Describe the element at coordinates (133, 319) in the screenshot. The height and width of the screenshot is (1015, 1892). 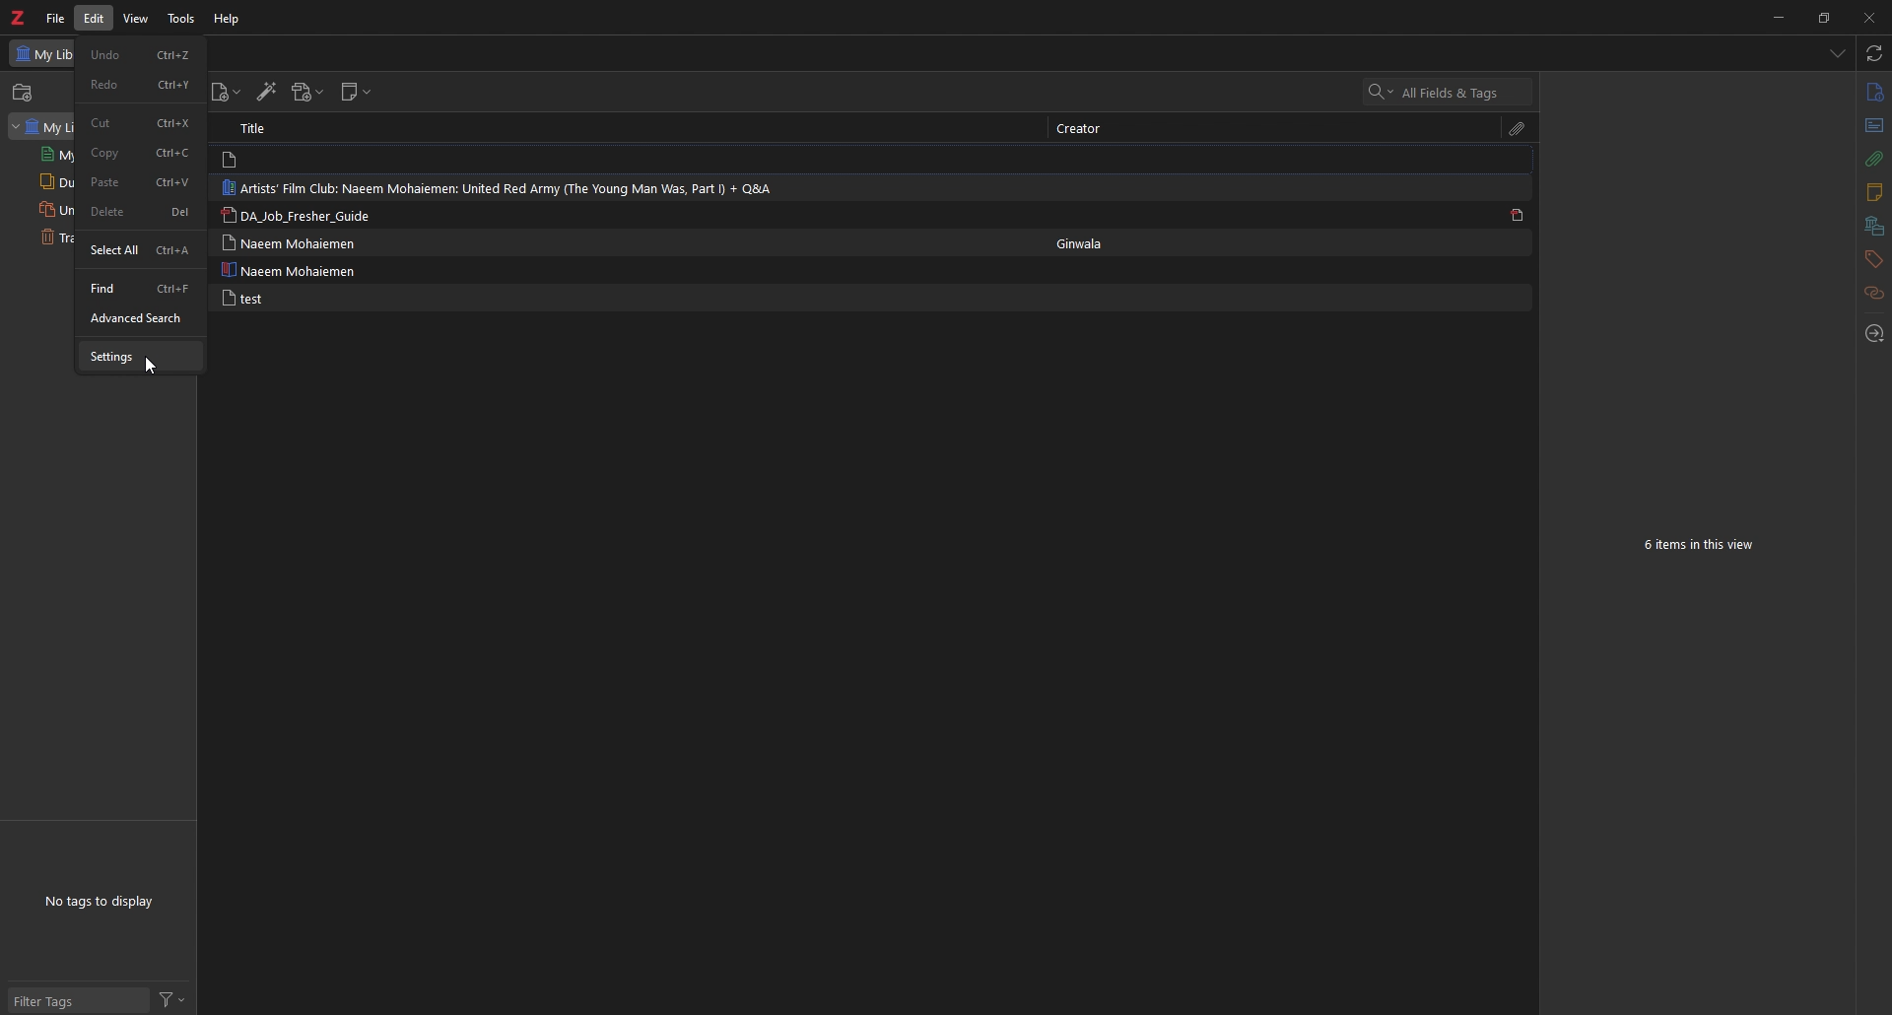
I see `Advanced Search` at that location.